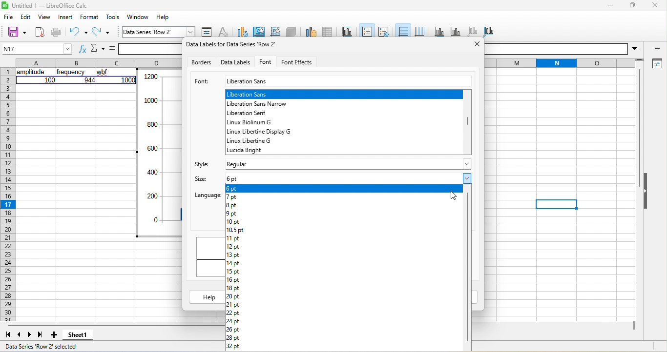  Describe the element at coordinates (490, 31) in the screenshot. I see `all axes` at that location.